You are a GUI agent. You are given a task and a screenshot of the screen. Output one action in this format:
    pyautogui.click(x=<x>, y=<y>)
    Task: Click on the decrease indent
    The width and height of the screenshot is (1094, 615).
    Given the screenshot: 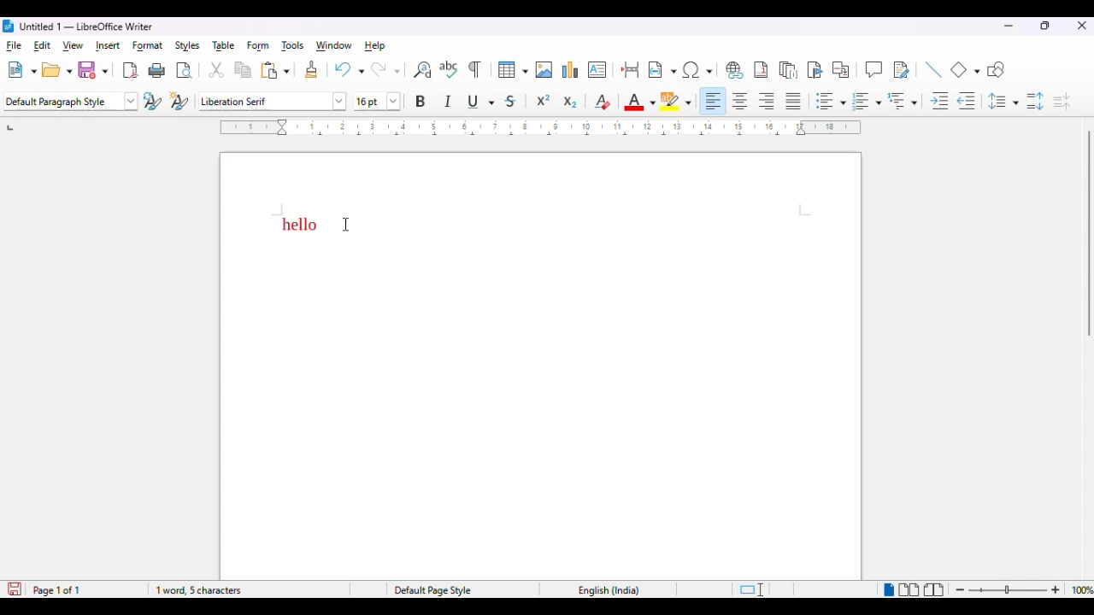 What is the action you would take?
    pyautogui.click(x=968, y=102)
    